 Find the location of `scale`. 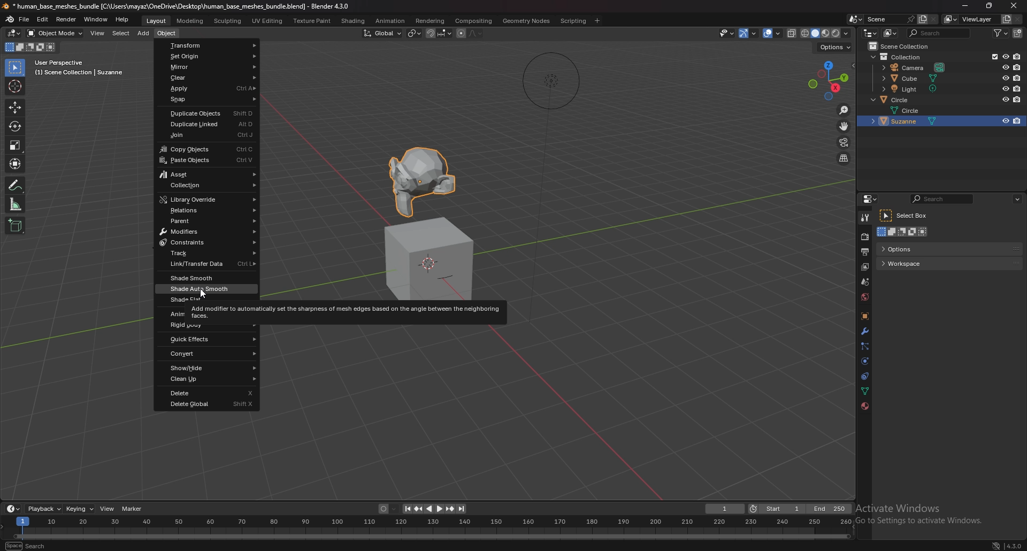

scale is located at coordinates (17, 204).